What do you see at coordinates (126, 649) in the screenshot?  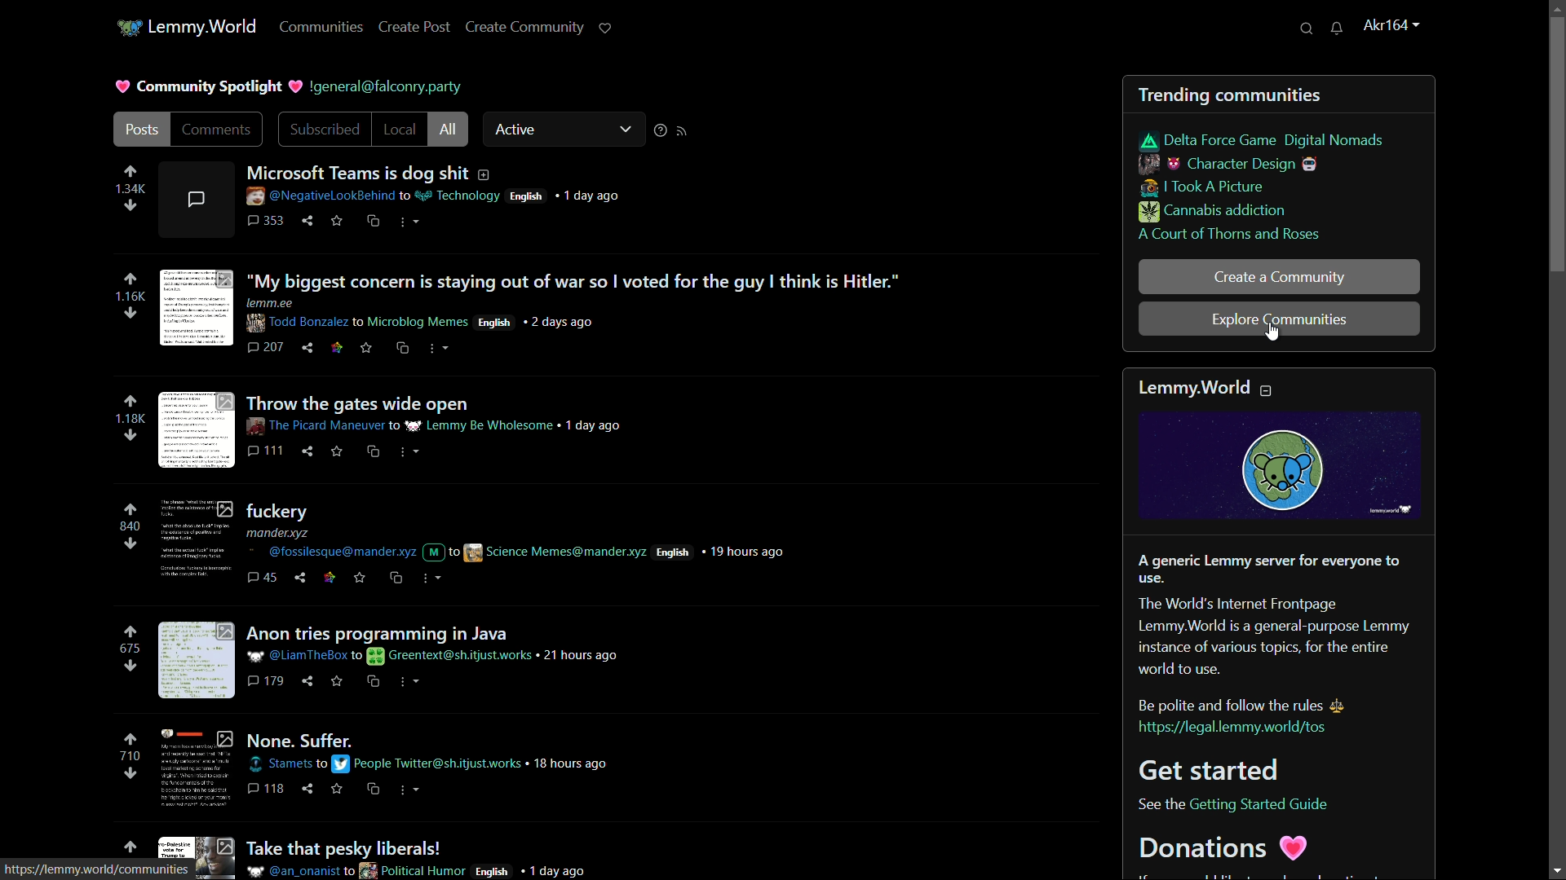 I see `number of votes` at bounding box center [126, 649].